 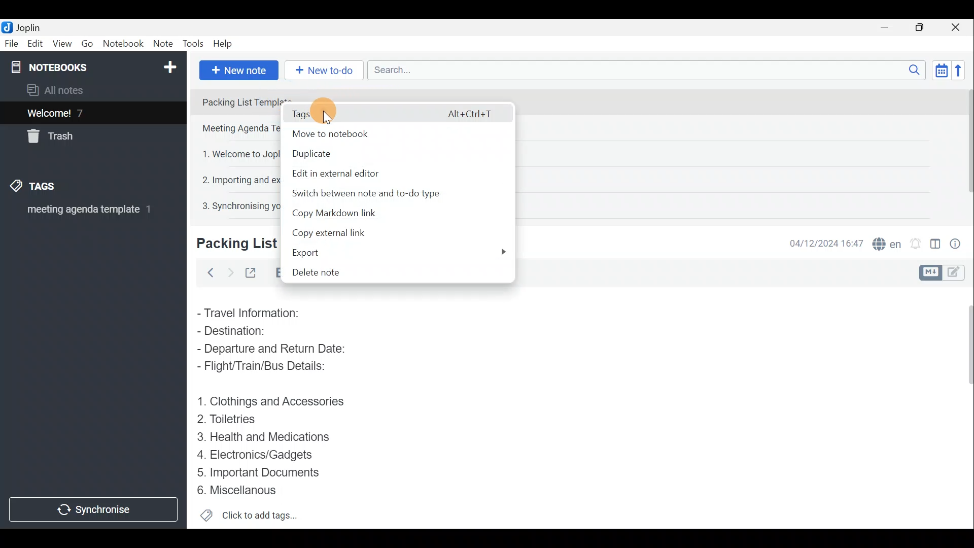 What do you see at coordinates (227, 204) in the screenshot?
I see `Note 5` at bounding box center [227, 204].